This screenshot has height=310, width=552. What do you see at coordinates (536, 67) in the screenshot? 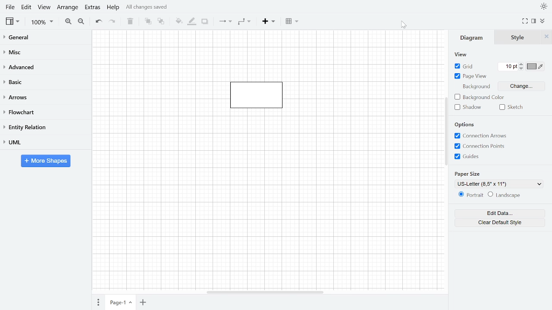
I see `Grid color` at bounding box center [536, 67].